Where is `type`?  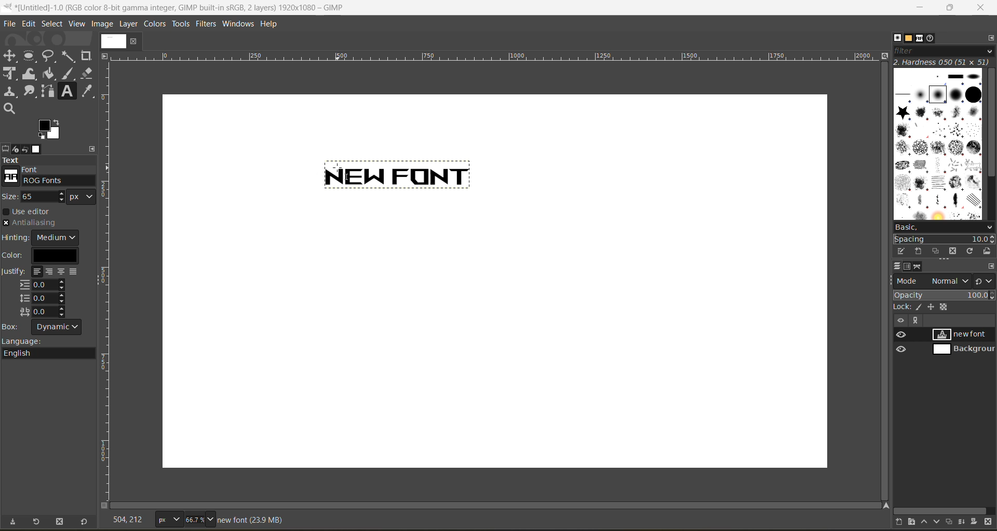 type is located at coordinates (168, 519).